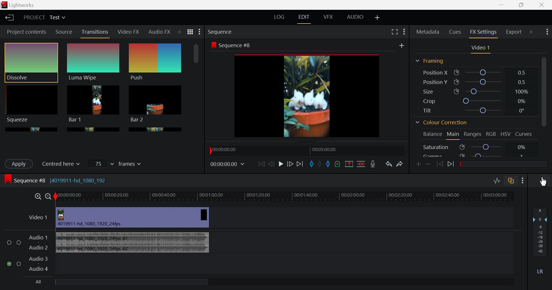 Image resolution: width=552 pixels, height=290 pixels. I want to click on RGB, so click(492, 134).